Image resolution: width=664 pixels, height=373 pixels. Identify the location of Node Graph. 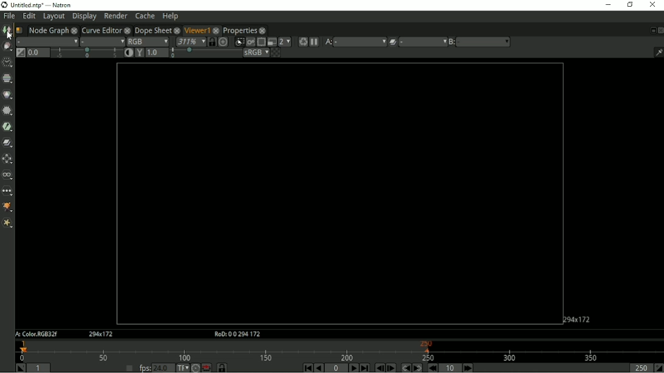
(48, 30).